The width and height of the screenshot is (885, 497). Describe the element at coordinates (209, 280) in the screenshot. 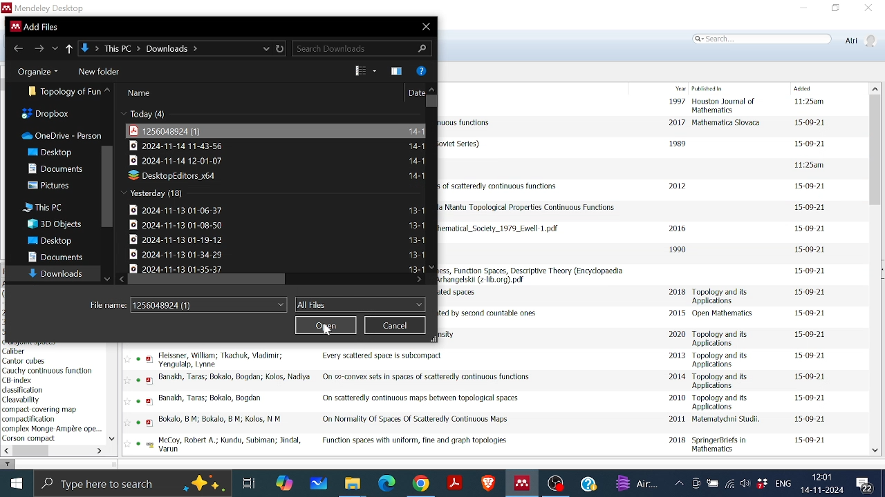

I see `Horizontal scrollbar for all files` at that location.